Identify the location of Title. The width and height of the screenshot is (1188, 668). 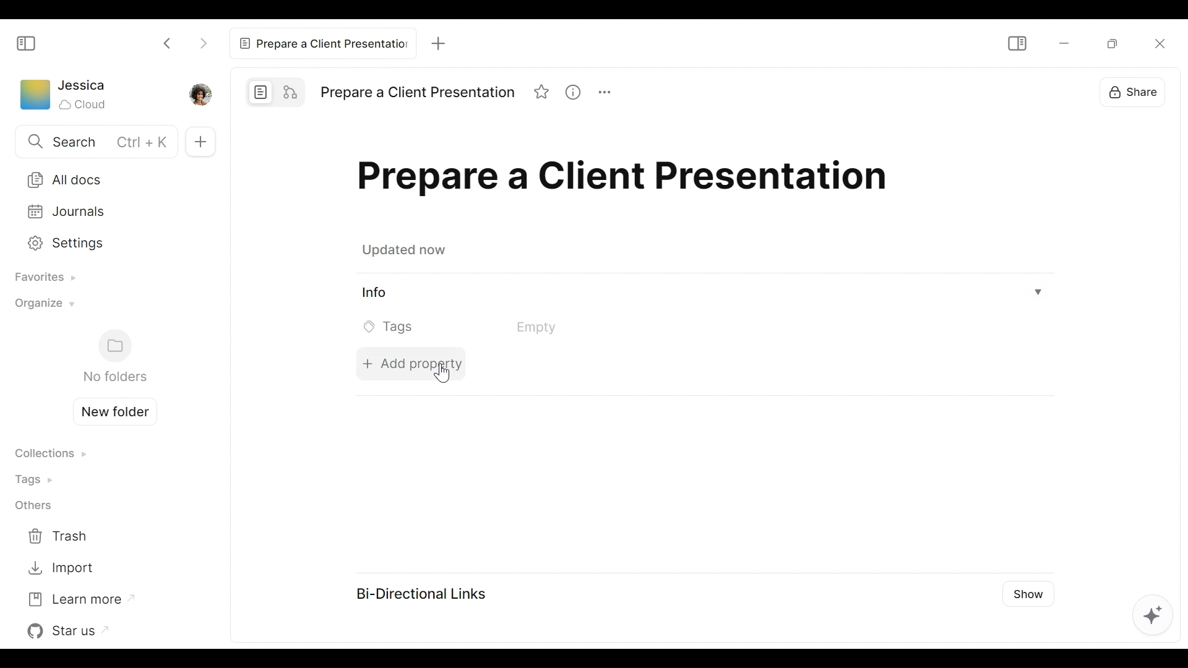
(628, 181).